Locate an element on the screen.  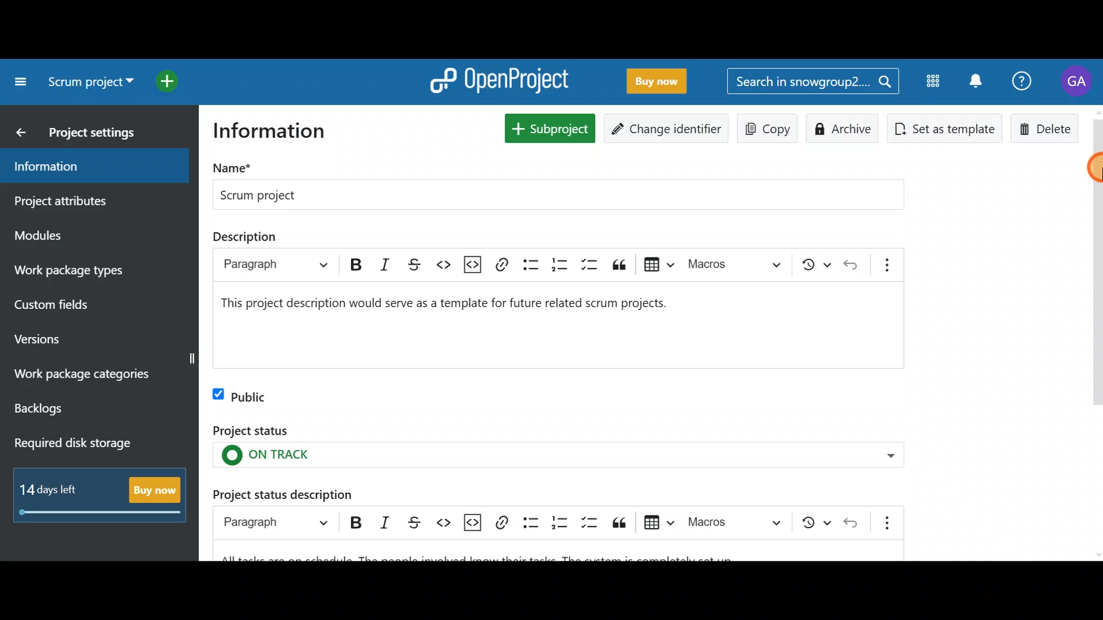
Open quick add menu is located at coordinates (178, 82).